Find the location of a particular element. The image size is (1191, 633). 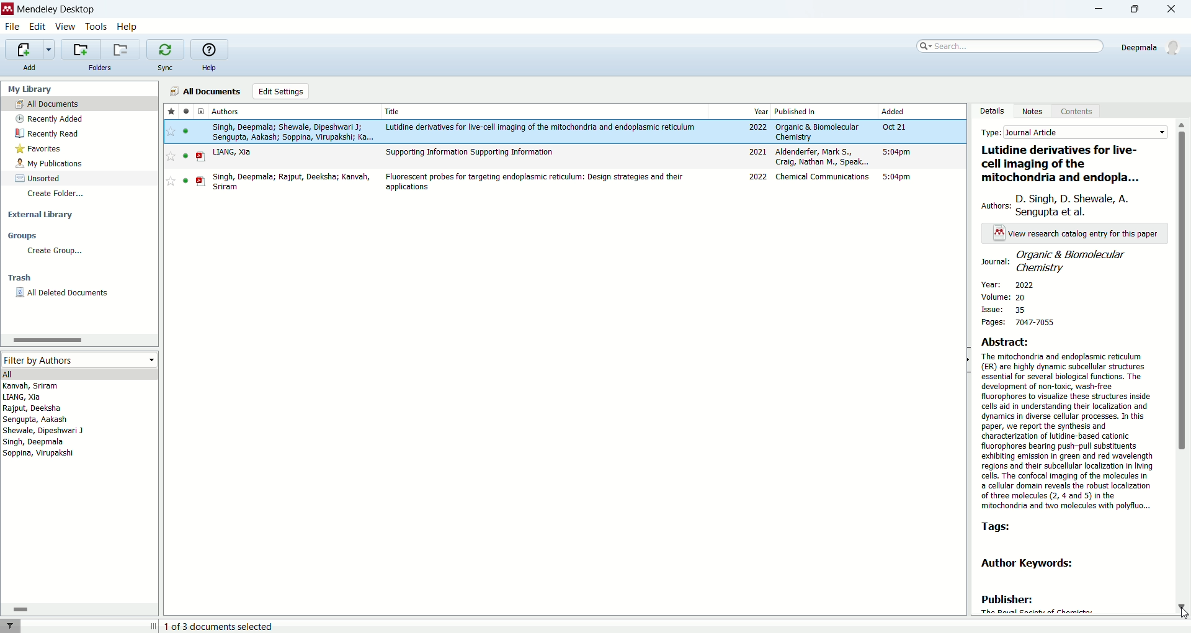

document type is located at coordinates (202, 110).